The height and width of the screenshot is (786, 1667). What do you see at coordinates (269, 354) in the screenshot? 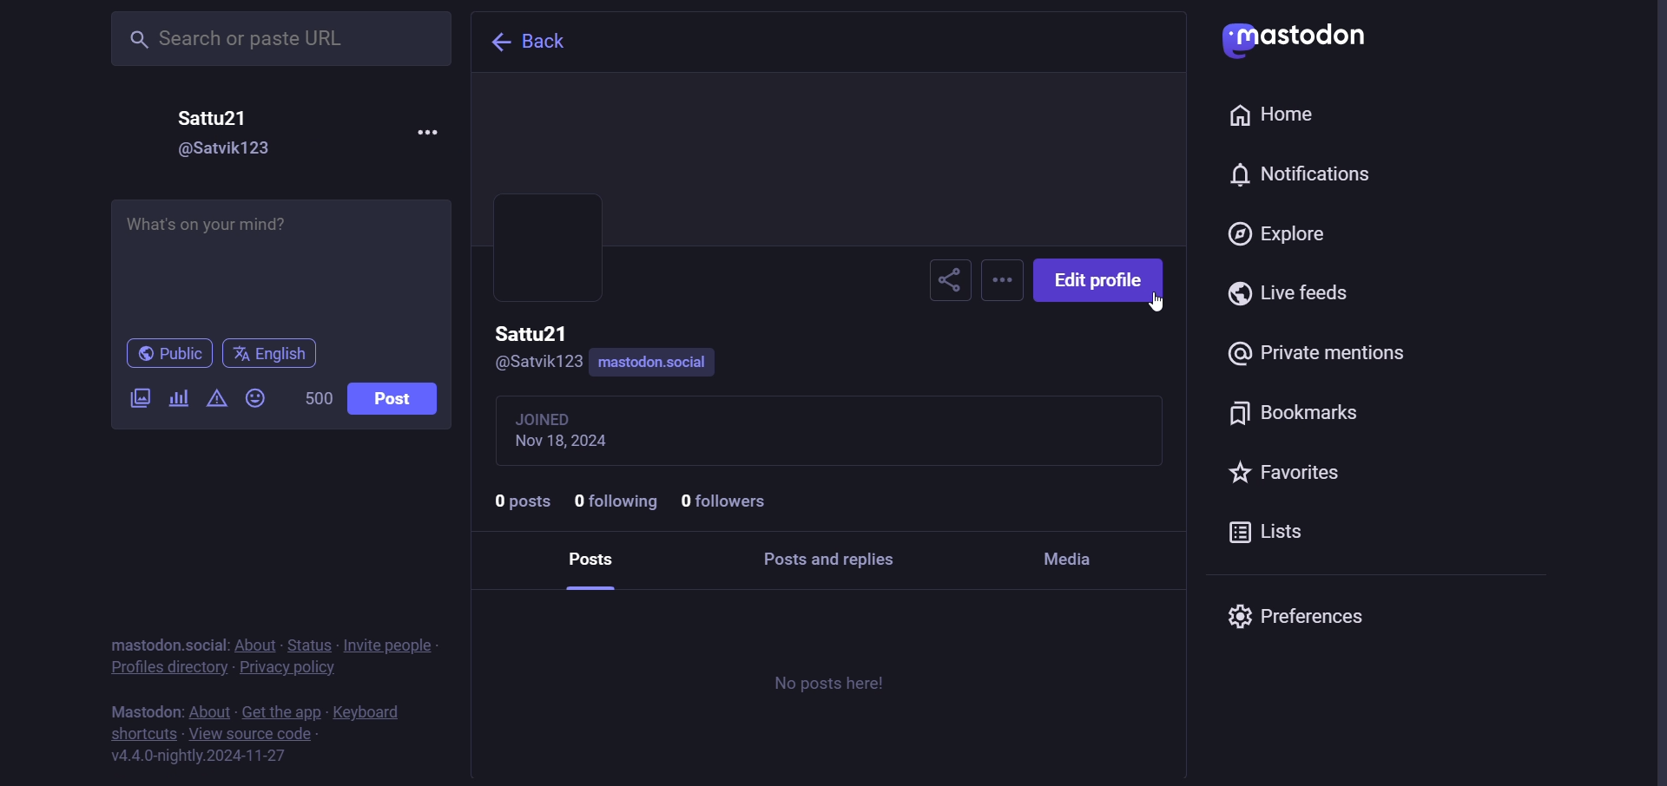
I see `english` at bounding box center [269, 354].